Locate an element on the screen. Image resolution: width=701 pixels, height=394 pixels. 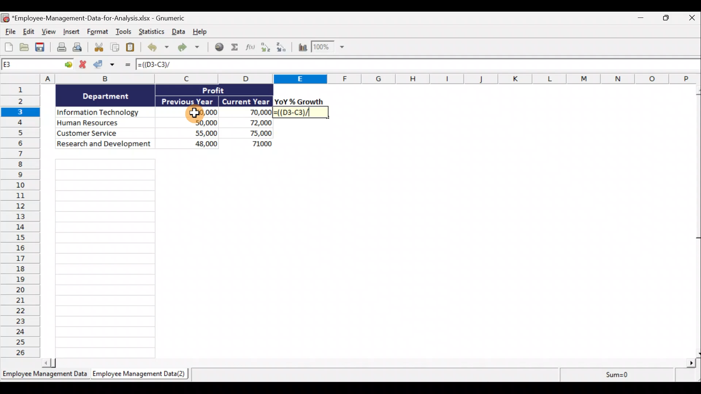
Tools is located at coordinates (125, 33).